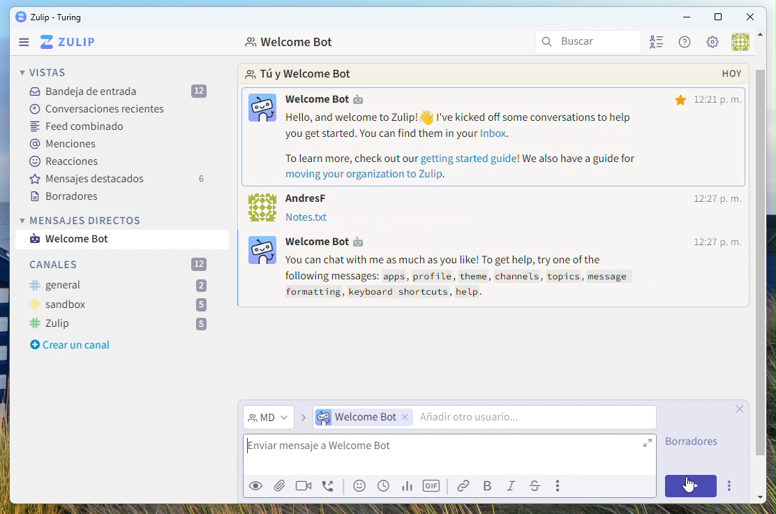 The width and height of the screenshot is (776, 514). I want to click on General, so click(118, 286).